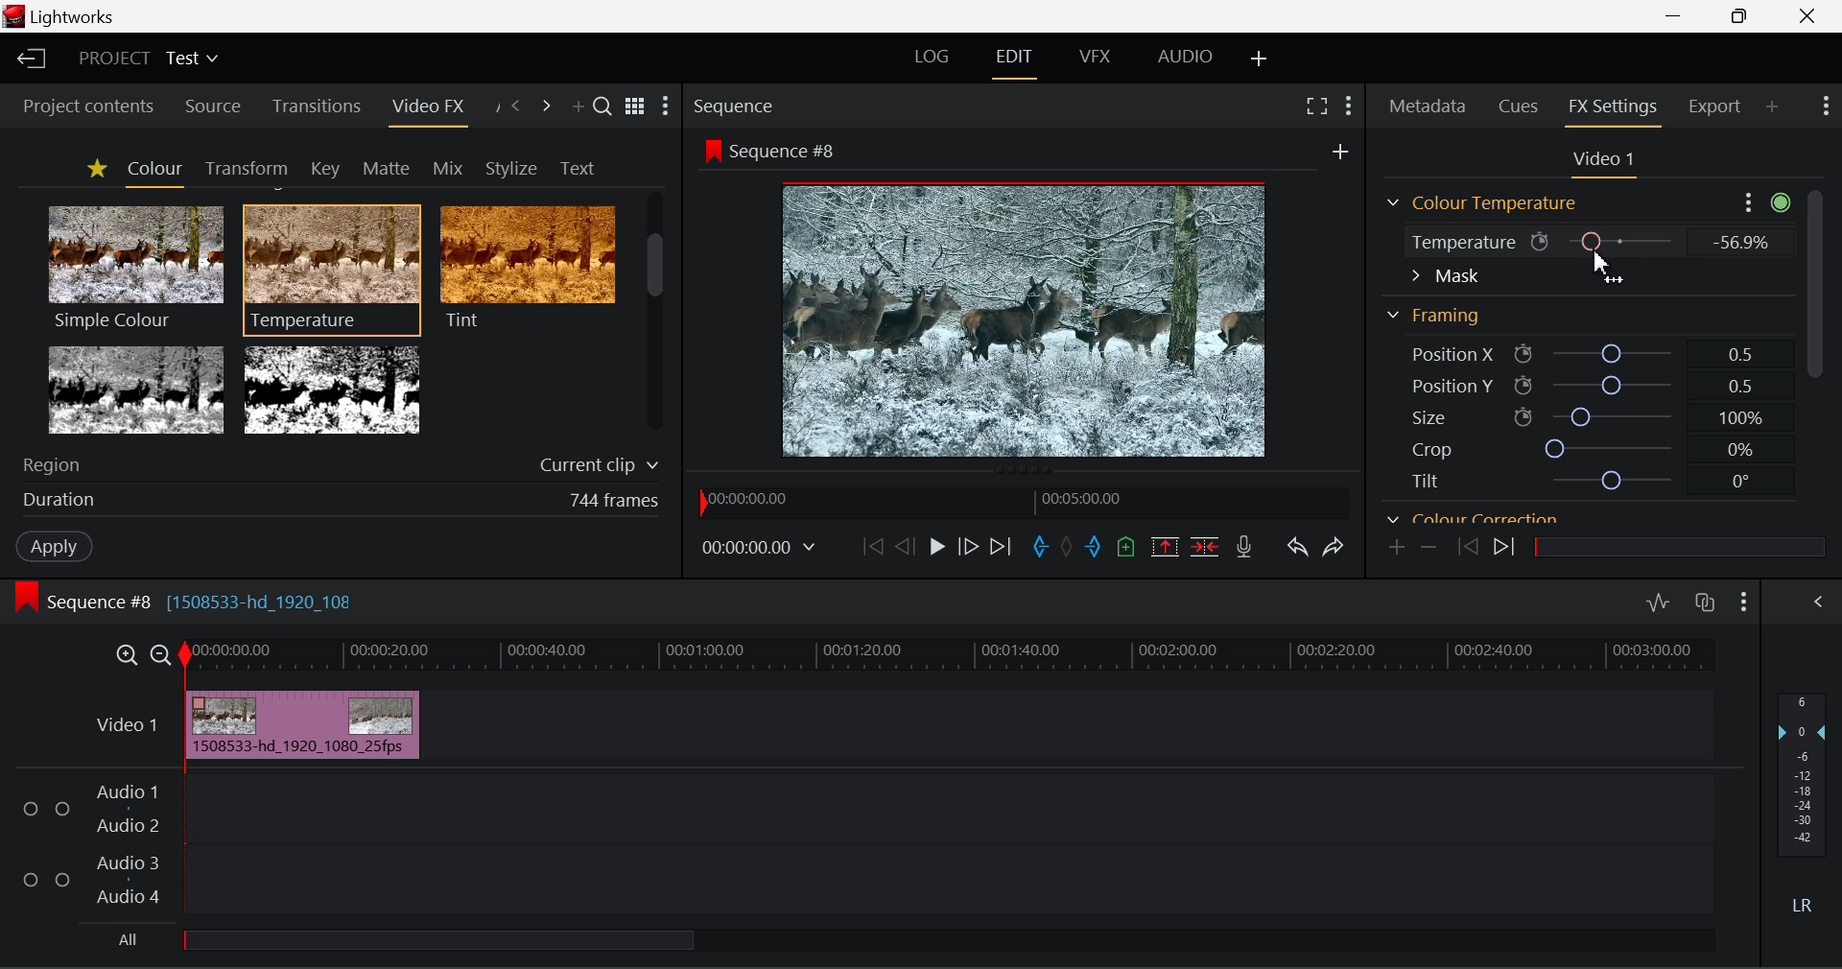 The width and height of the screenshot is (1842, 969). I want to click on Temperature, so click(1623, 240).